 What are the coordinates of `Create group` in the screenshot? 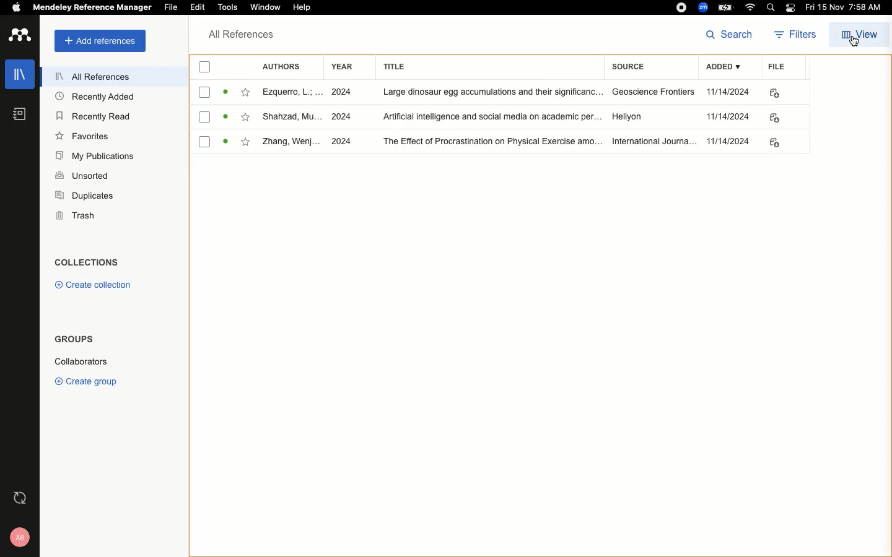 It's located at (85, 379).